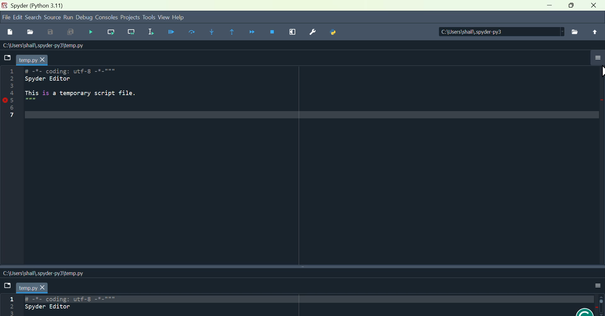 Image resolution: width=605 pixels, height=316 pixels. I want to click on Python bath manager, so click(335, 34).